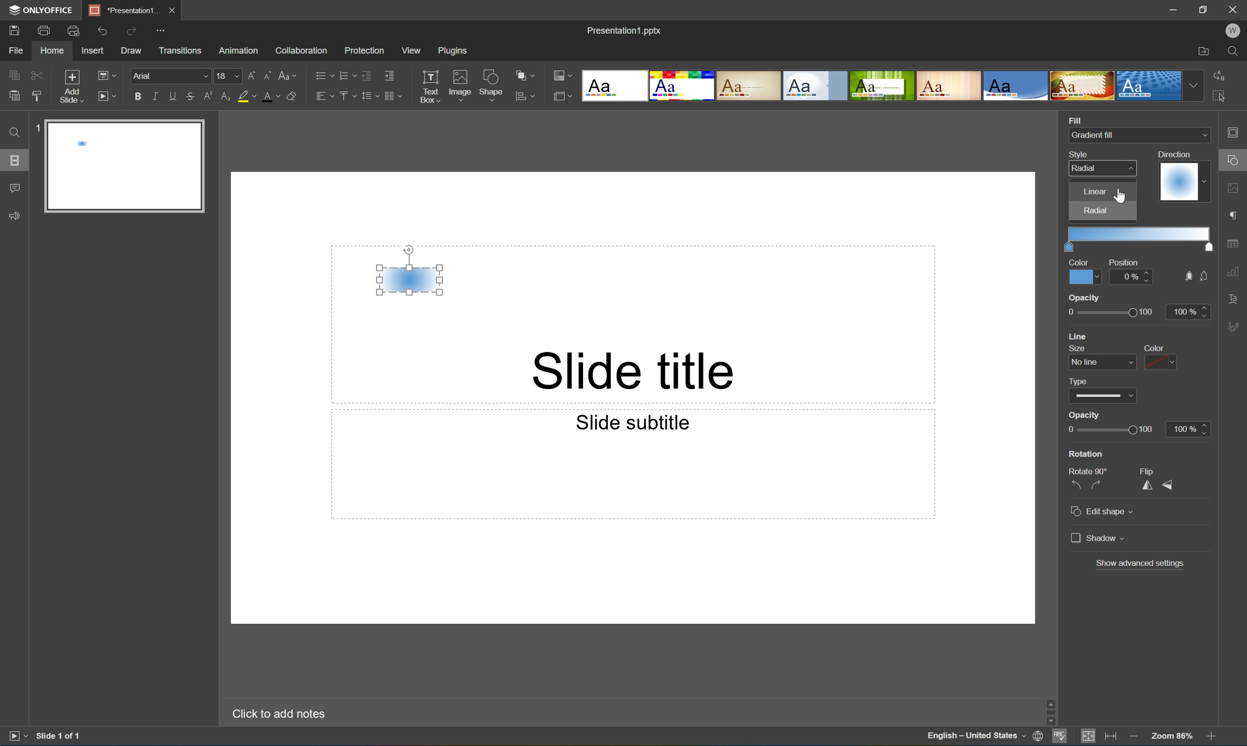 This screenshot has width=1247, height=746. Describe the element at coordinates (1098, 485) in the screenshot. I see `Rotate 90° clockwise` at that location.